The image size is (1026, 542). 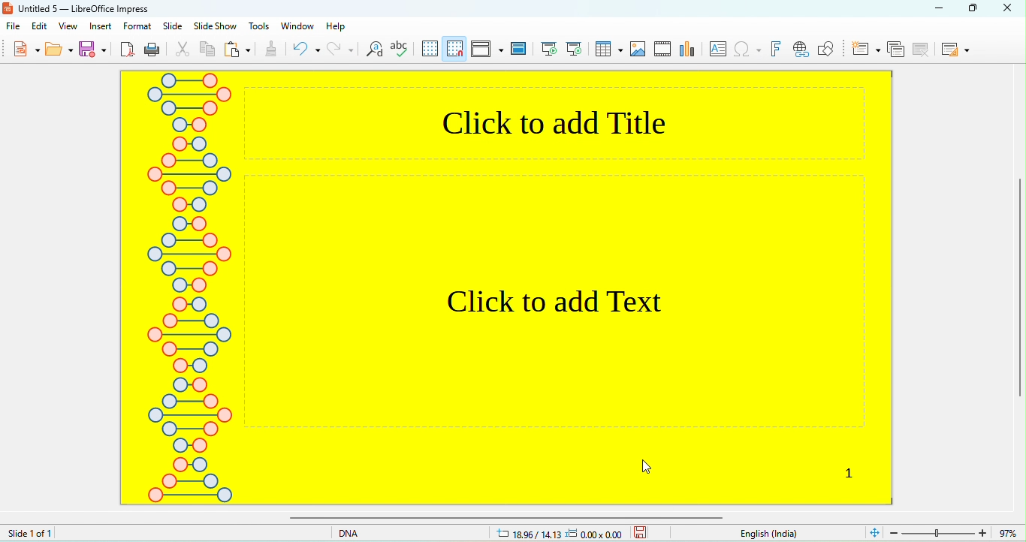 I want to click on snap to grid, so click(x=456, y=48).